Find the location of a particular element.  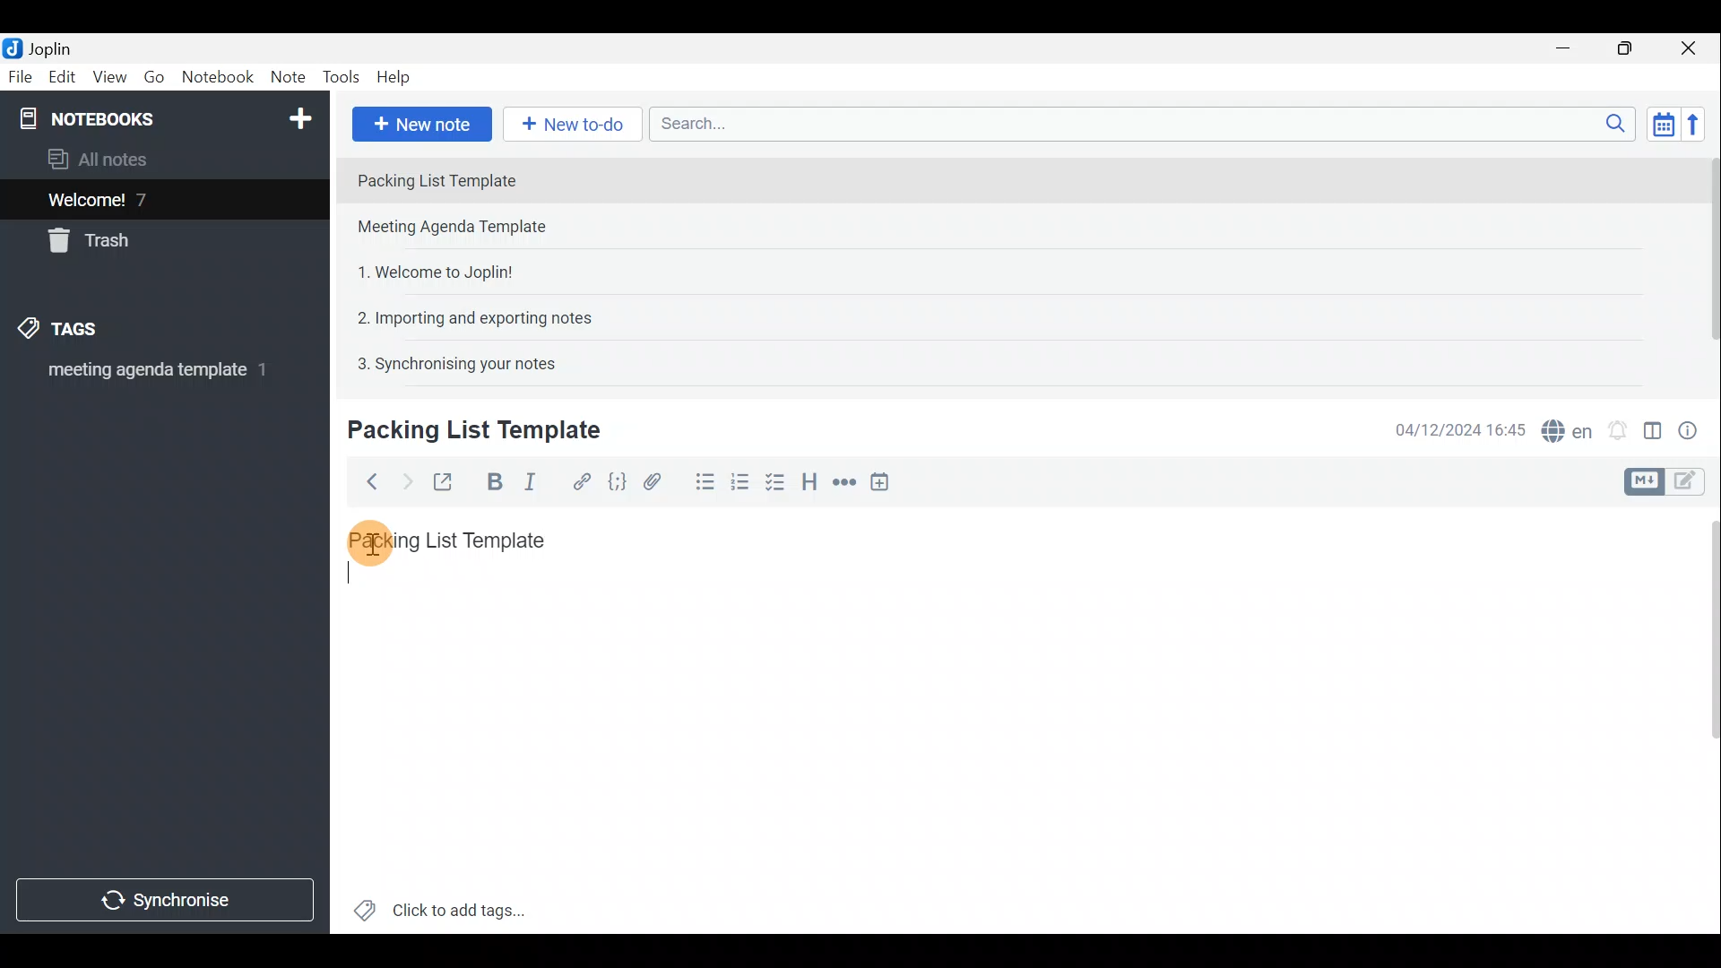

meeting agenda template is located at coordinates (154, 376).